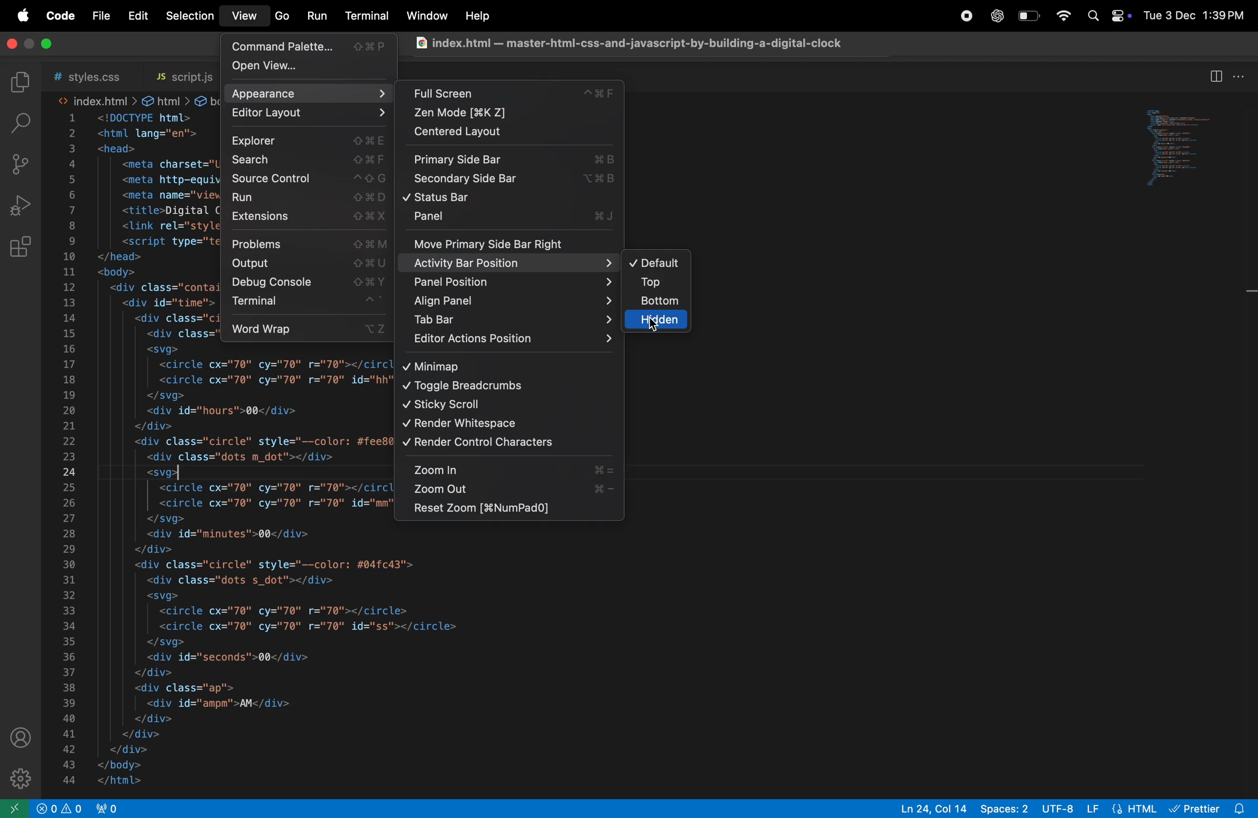  What do you see at coordinates (21, 165) in the screenshot?
I see `soource control` at bounding box center [21, 165].